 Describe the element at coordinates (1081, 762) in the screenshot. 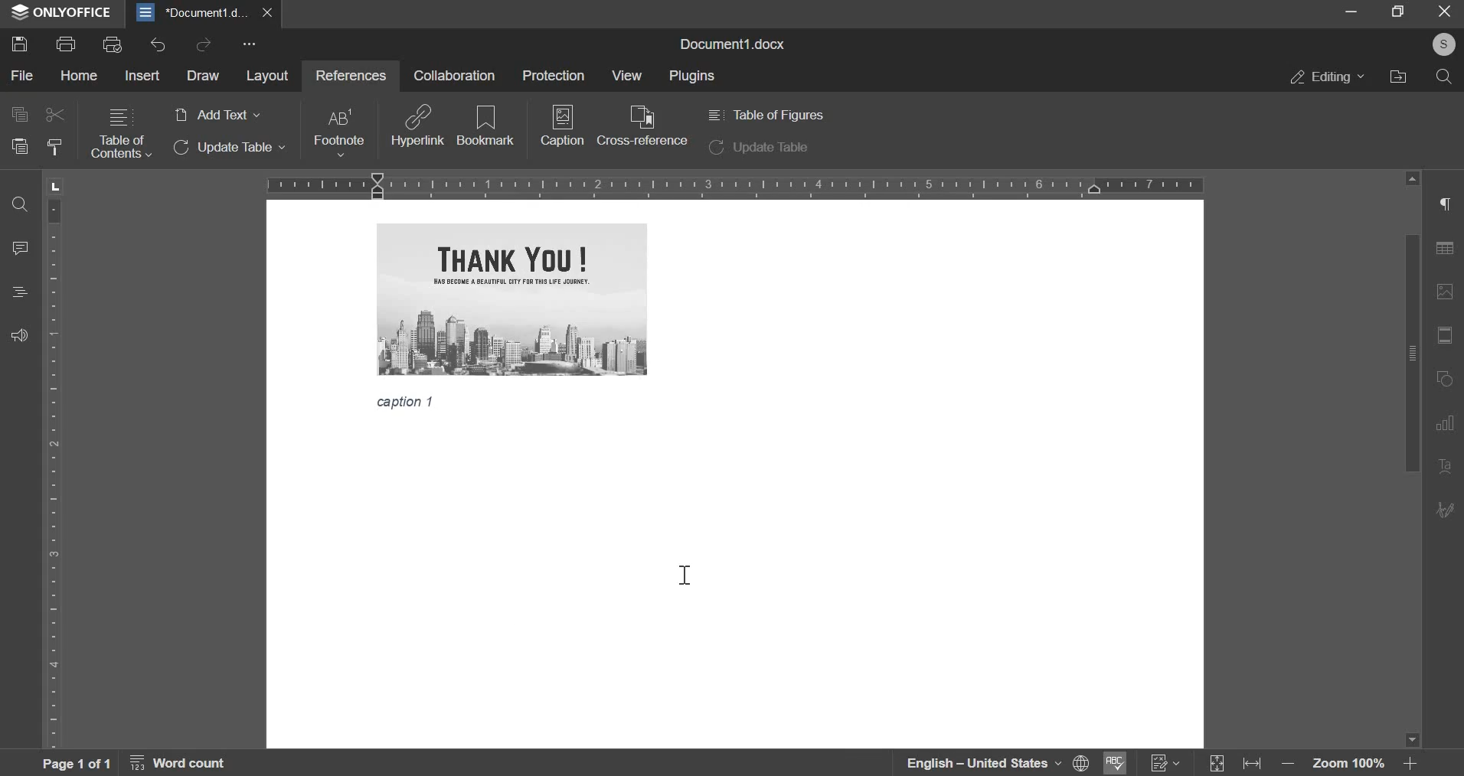

I see `Set Document Language` at that location.